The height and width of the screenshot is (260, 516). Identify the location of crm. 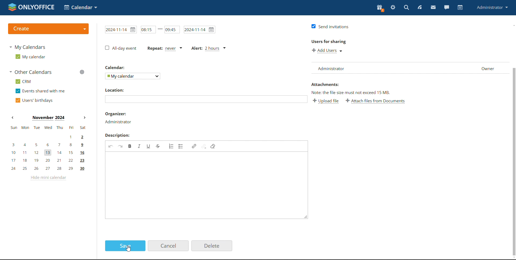
(23, 82).